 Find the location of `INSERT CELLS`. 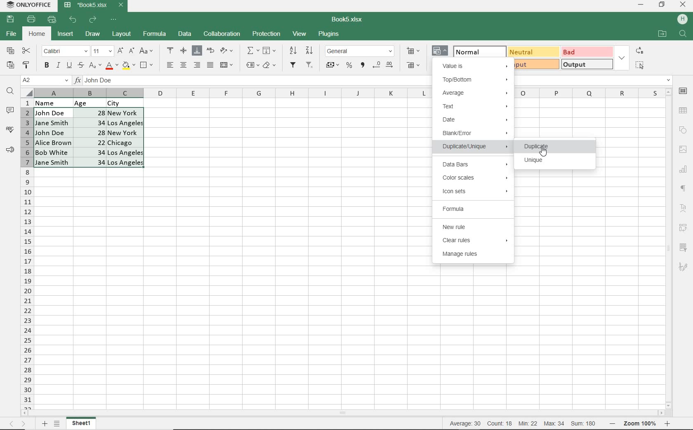

INSERT CELLS is located at coordinates (415, 50).